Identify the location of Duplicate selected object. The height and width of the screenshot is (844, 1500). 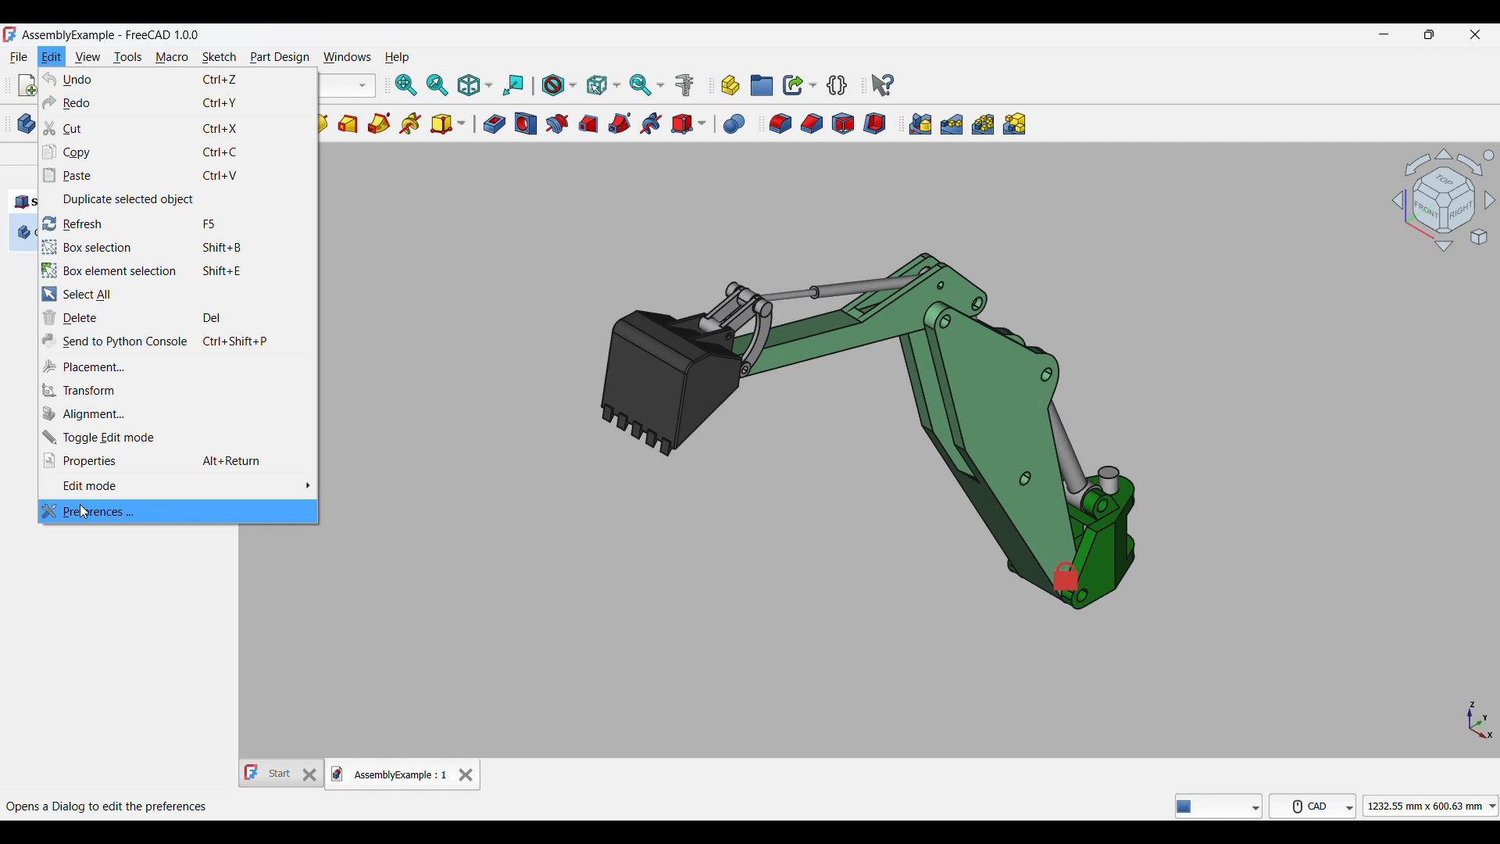
(179, 200).